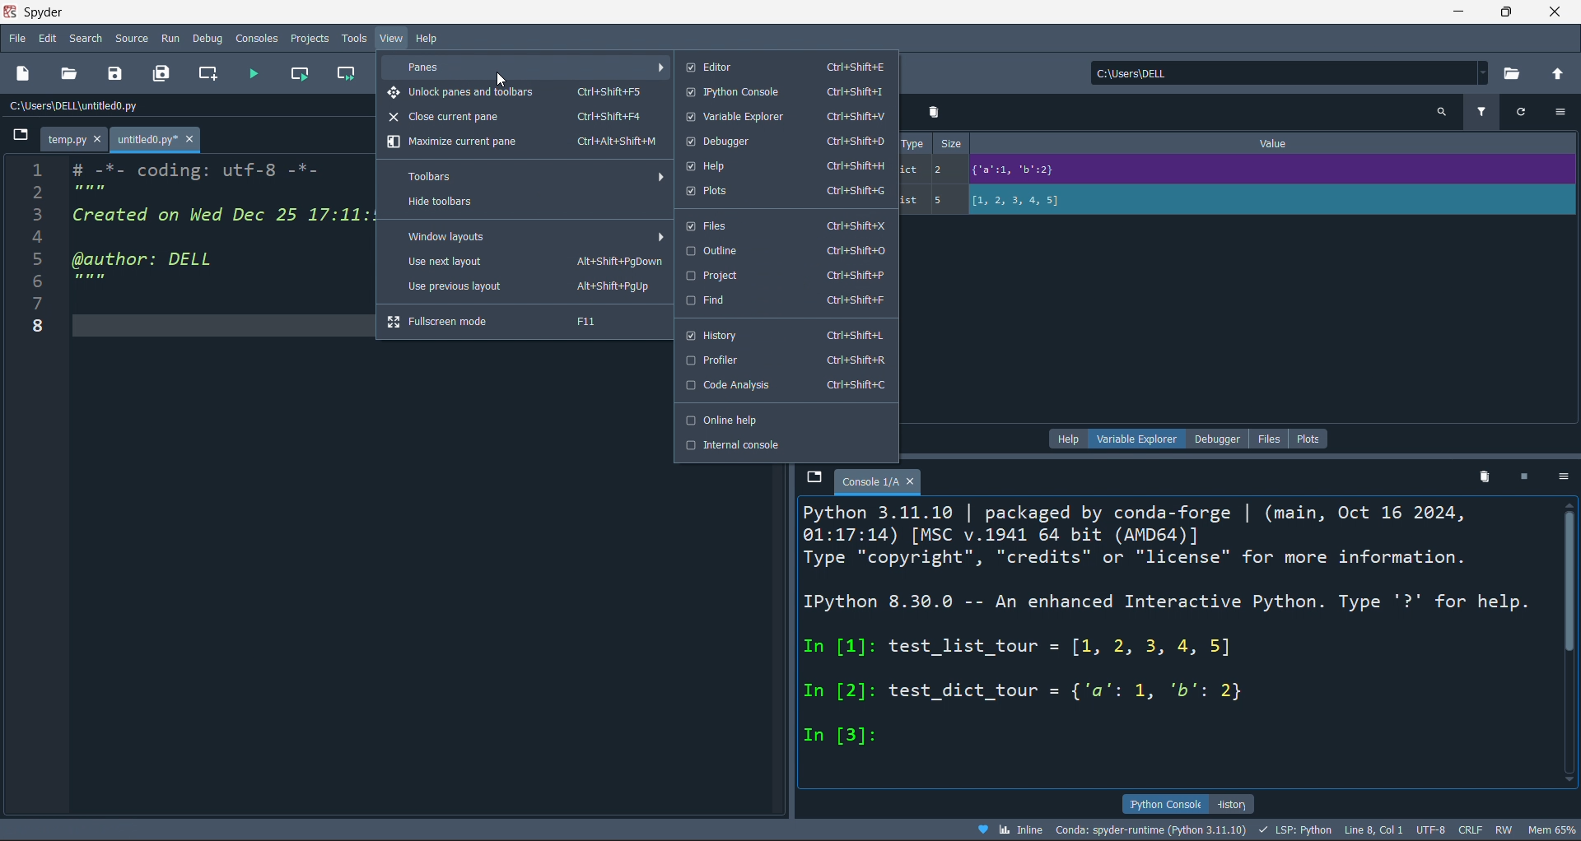  What do you see at coordinates (814, 481) in the screenshot?
I see `browse tabs` at bounding box center [814, 481].